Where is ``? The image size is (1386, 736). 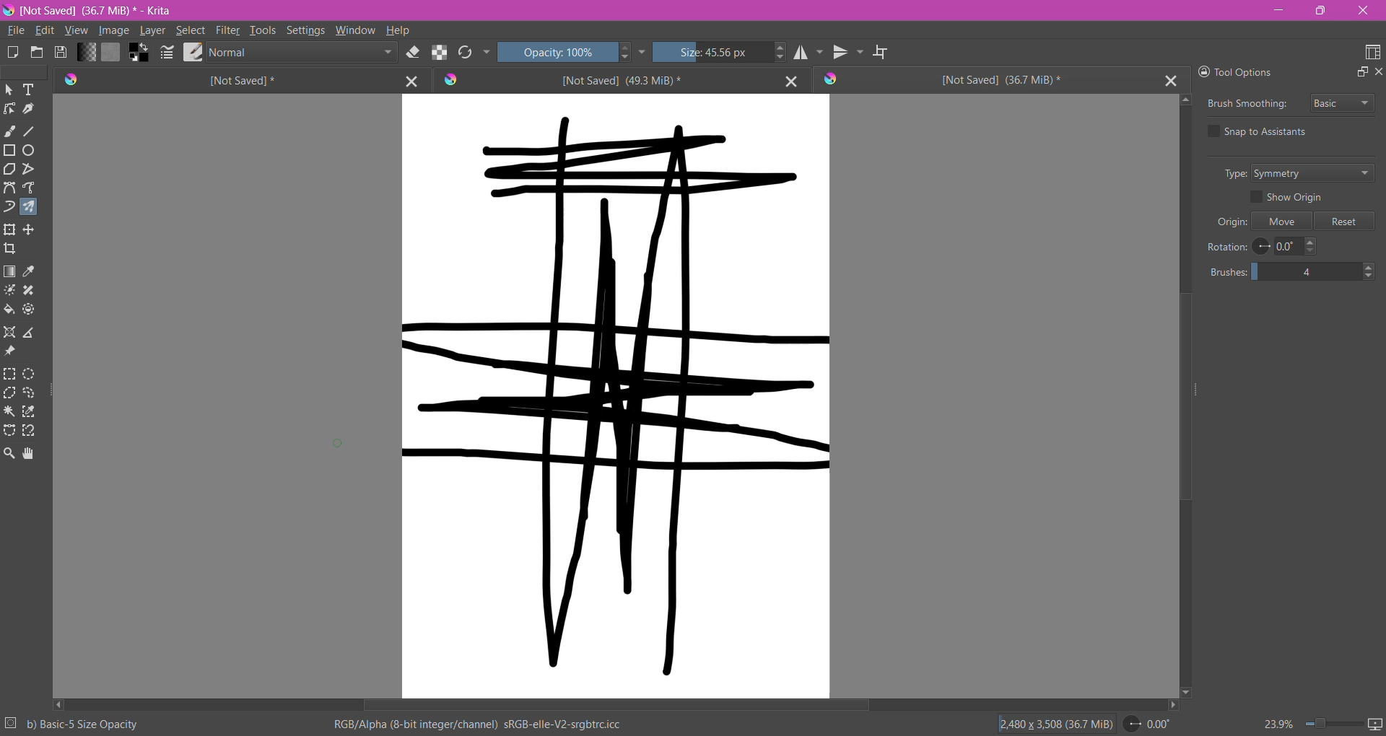  is located at coordinates (305, 31).